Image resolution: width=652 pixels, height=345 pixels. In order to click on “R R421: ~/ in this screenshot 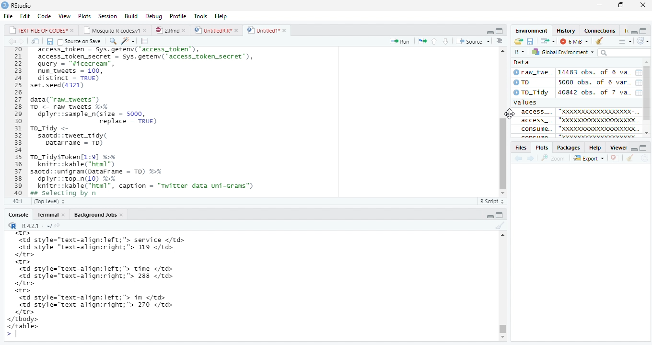, I will do `click(38, 225)`.